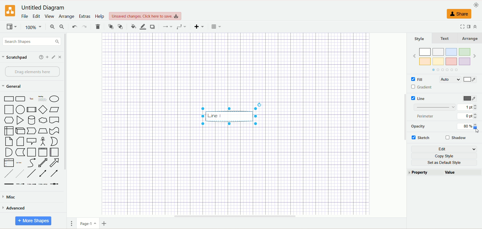 Image resolution: width=482 pixels, height=229 pixels. What do you see at coordinates (417, 127) in the screenshot?
I see `opacity` at bounding box center [417, 127].